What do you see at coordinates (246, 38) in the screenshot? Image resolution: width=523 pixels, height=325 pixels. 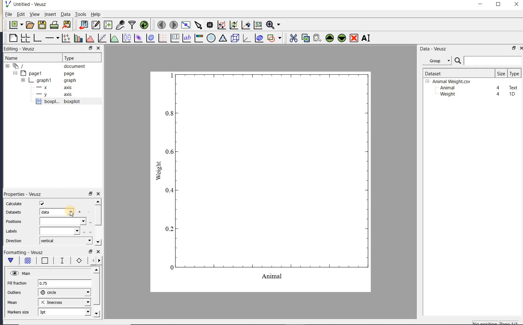 I see `3d graph` at bounding box center [246, 38].